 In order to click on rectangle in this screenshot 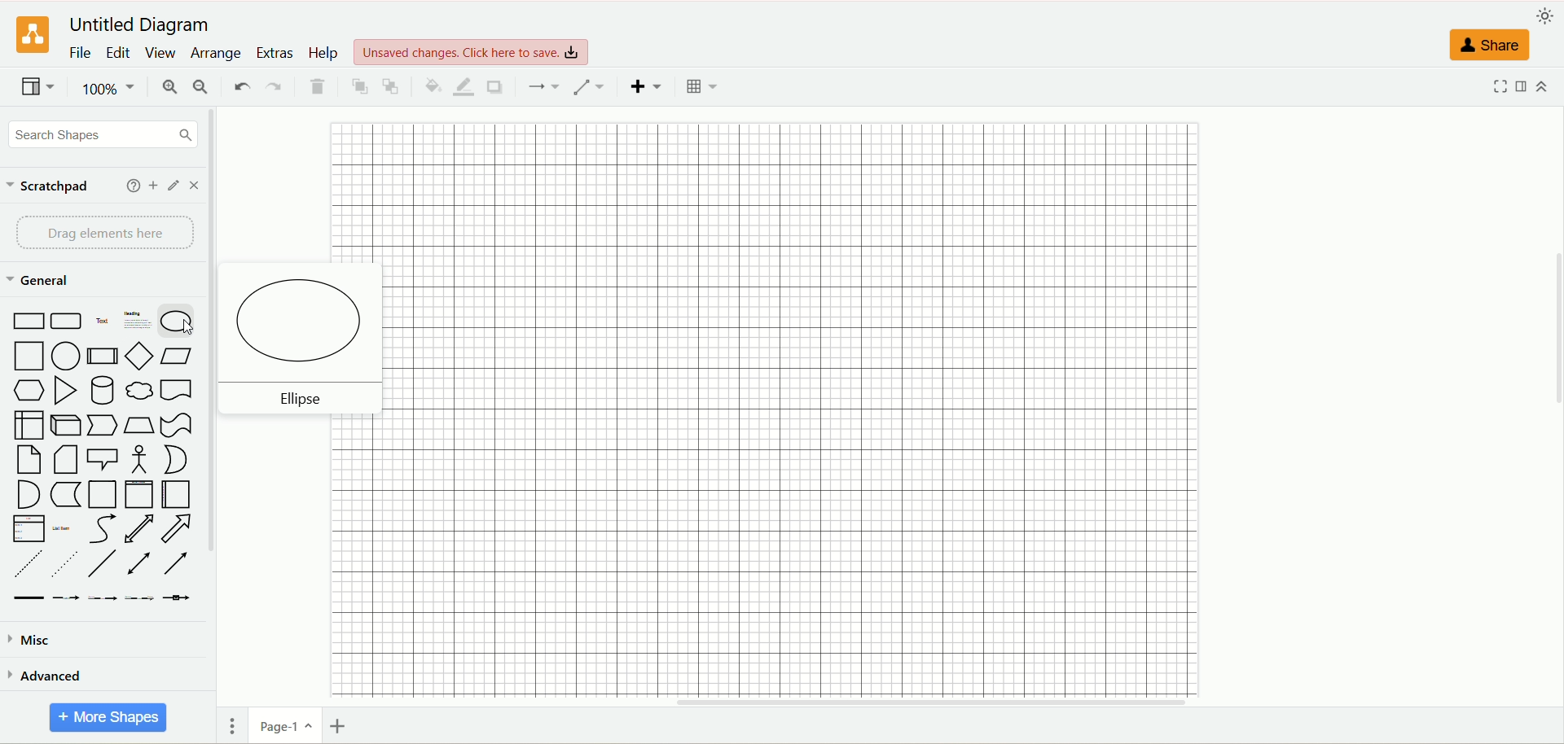, I will do `click(26, 322)`.